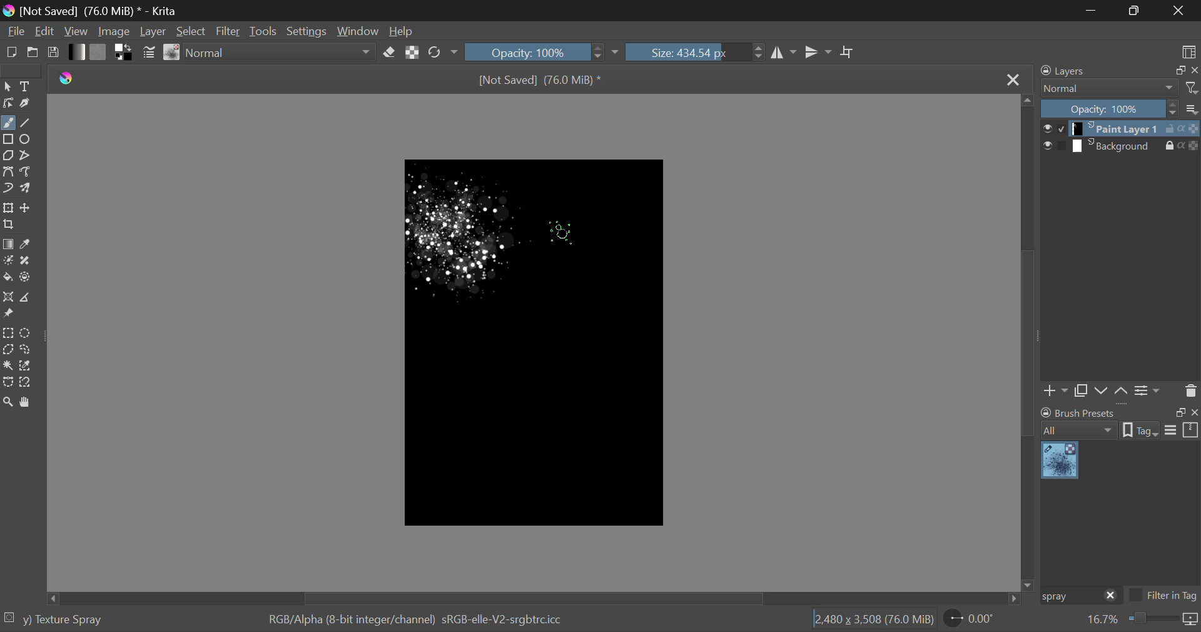 The height and width of the screenshot is (632, 1201). What do you see at coordinates (1028, 341) in the screenshot?
I see `Scroll Bar` at bounding box center [1028, 341].